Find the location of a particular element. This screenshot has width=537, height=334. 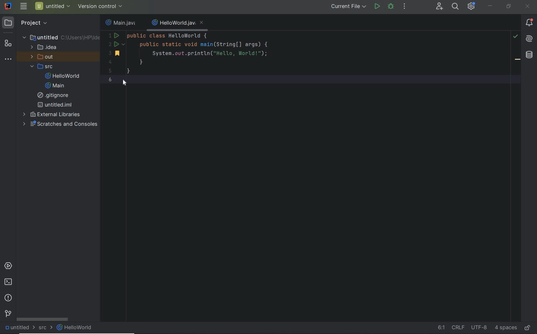

external Libraries is located at coordinates (51, 114).